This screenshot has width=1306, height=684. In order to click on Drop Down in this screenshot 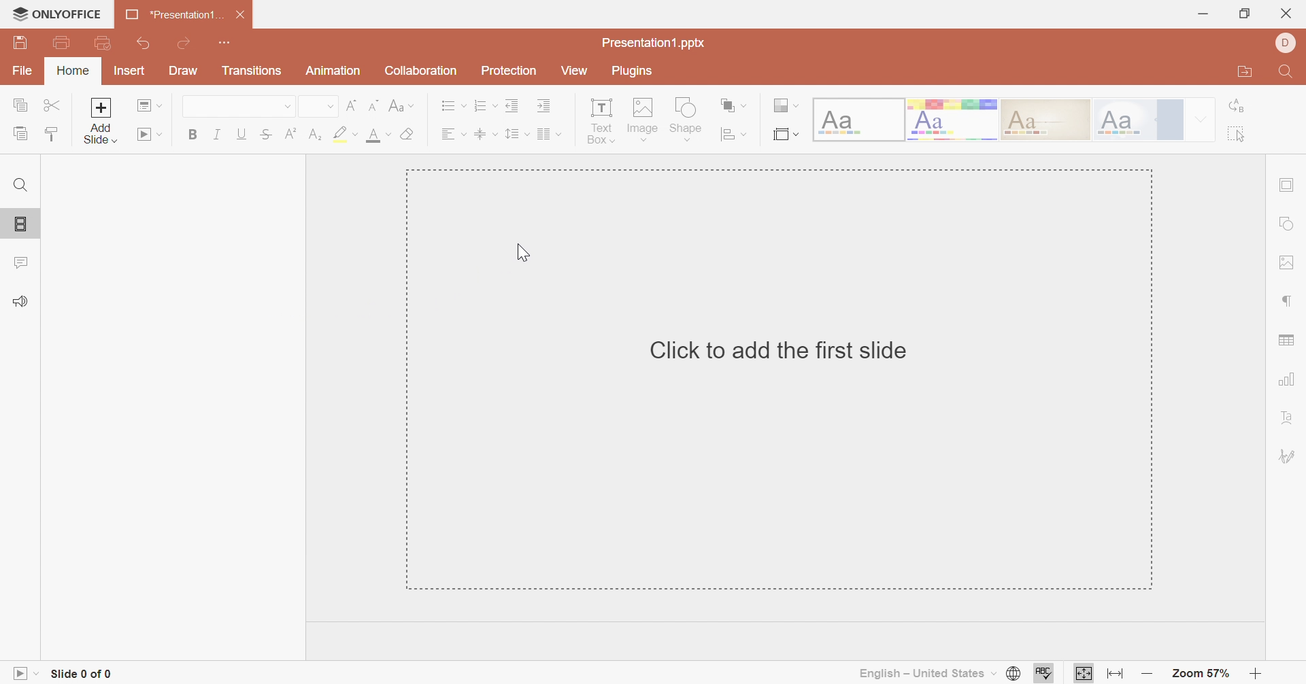, I will do `click(1200, 119)`.